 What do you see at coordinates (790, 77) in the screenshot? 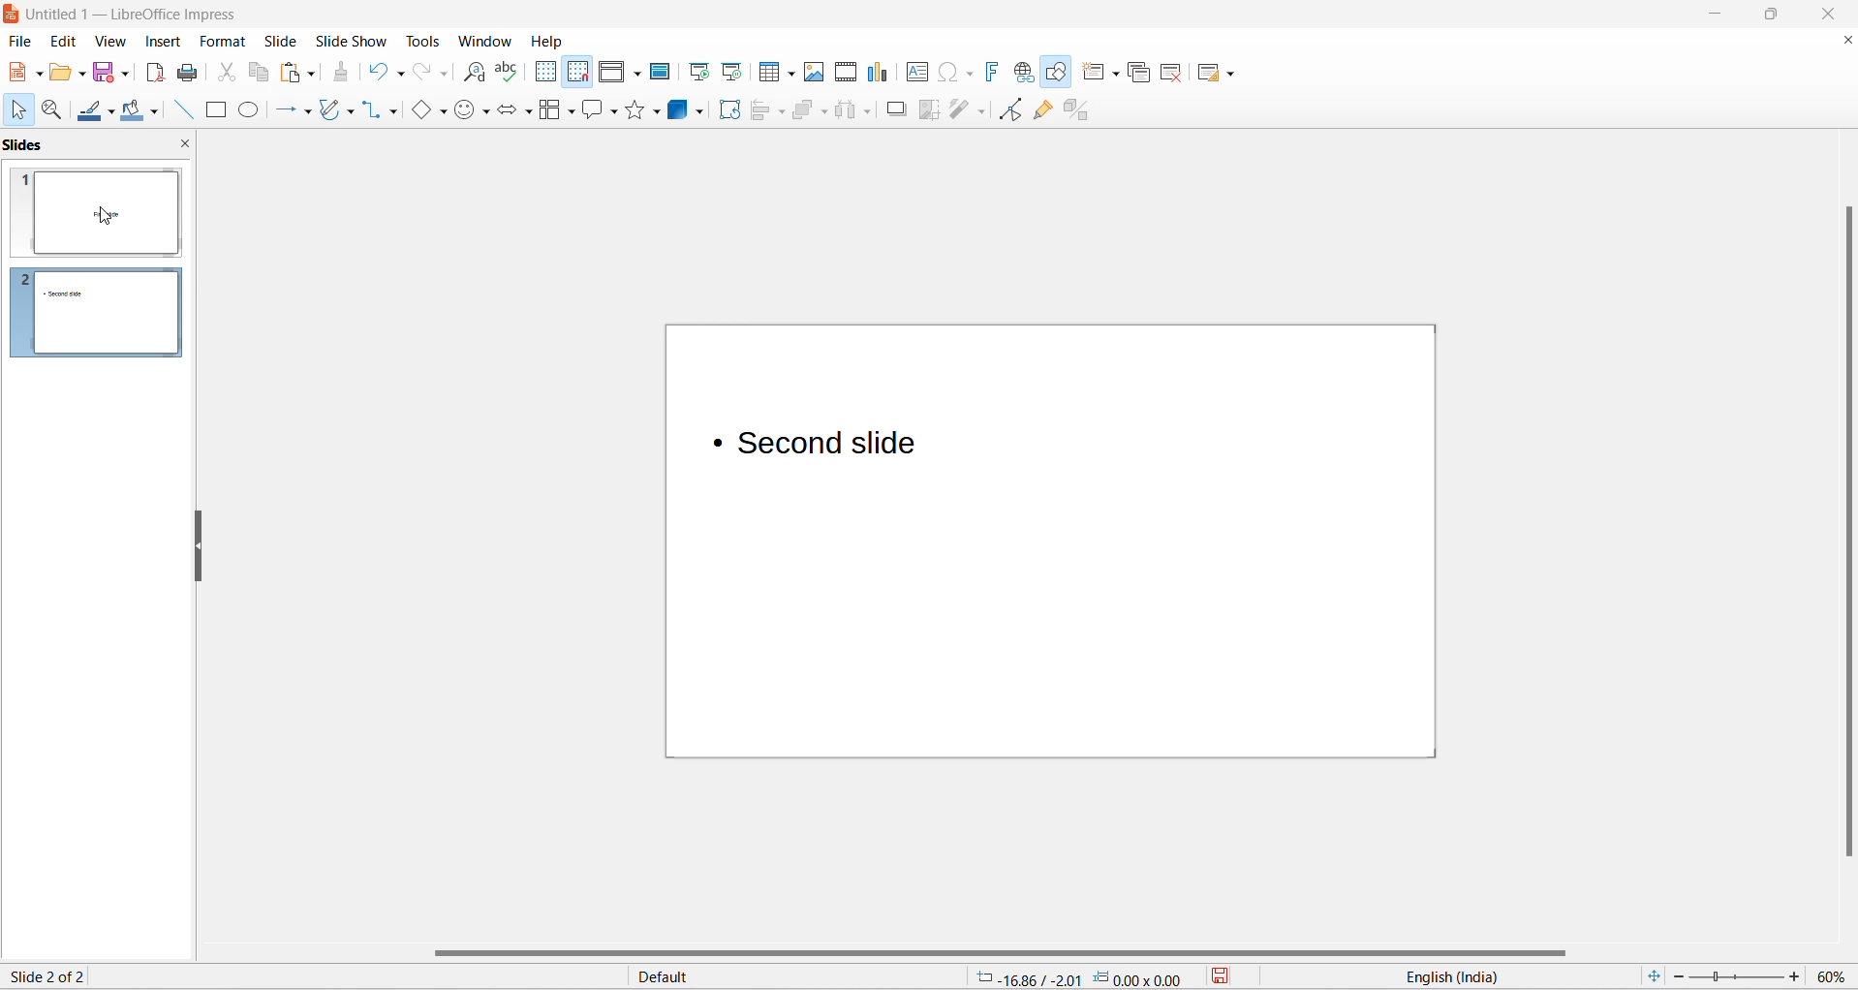
I see `table grid` at bounding box center [790, 77].